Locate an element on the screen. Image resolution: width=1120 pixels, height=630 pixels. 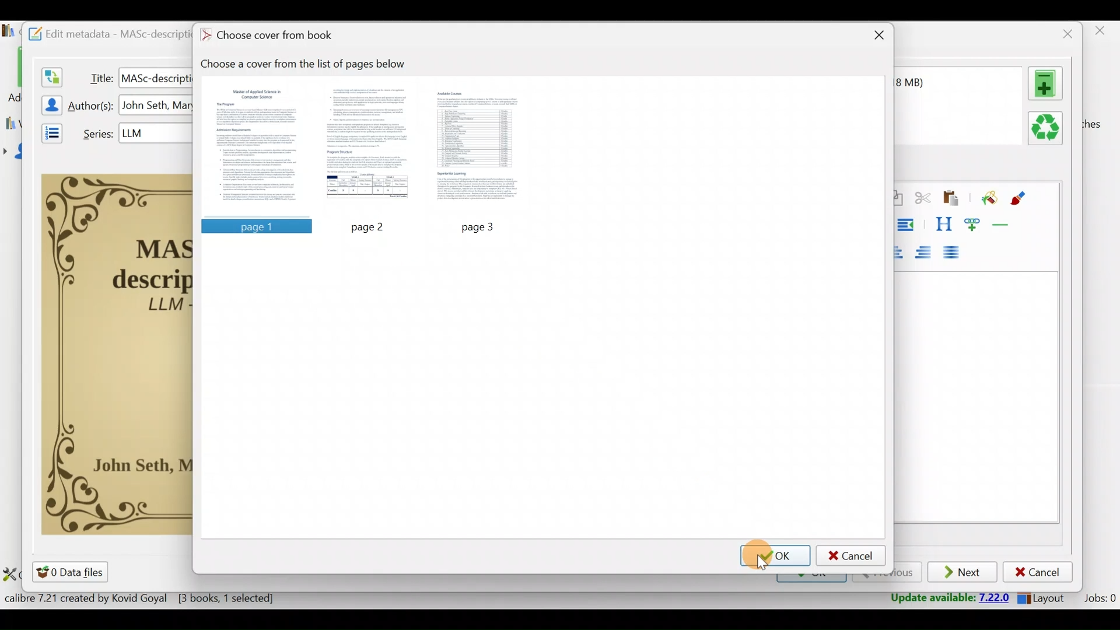
Align right is located at coordinates (927, 253).